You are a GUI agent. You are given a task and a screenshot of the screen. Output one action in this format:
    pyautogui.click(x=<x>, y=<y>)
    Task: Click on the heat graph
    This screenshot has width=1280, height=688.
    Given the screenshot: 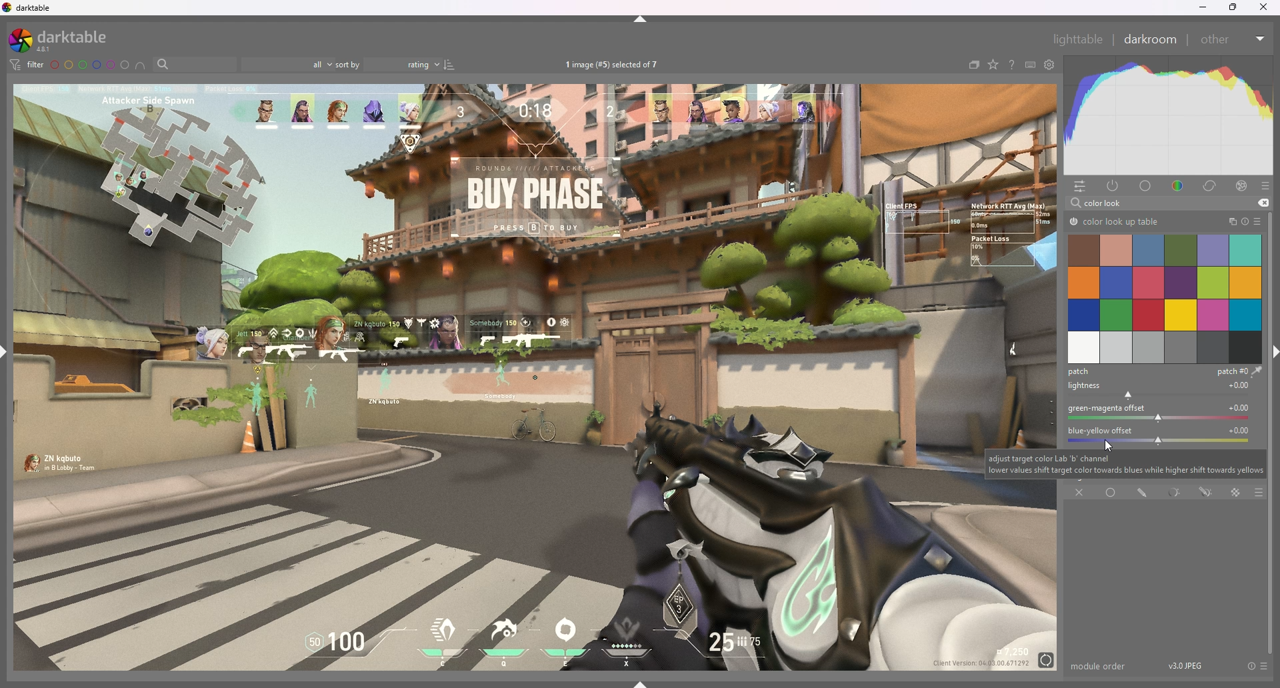 What is the action you would take?
    pyautogui.click(x=1168, y=115)
    